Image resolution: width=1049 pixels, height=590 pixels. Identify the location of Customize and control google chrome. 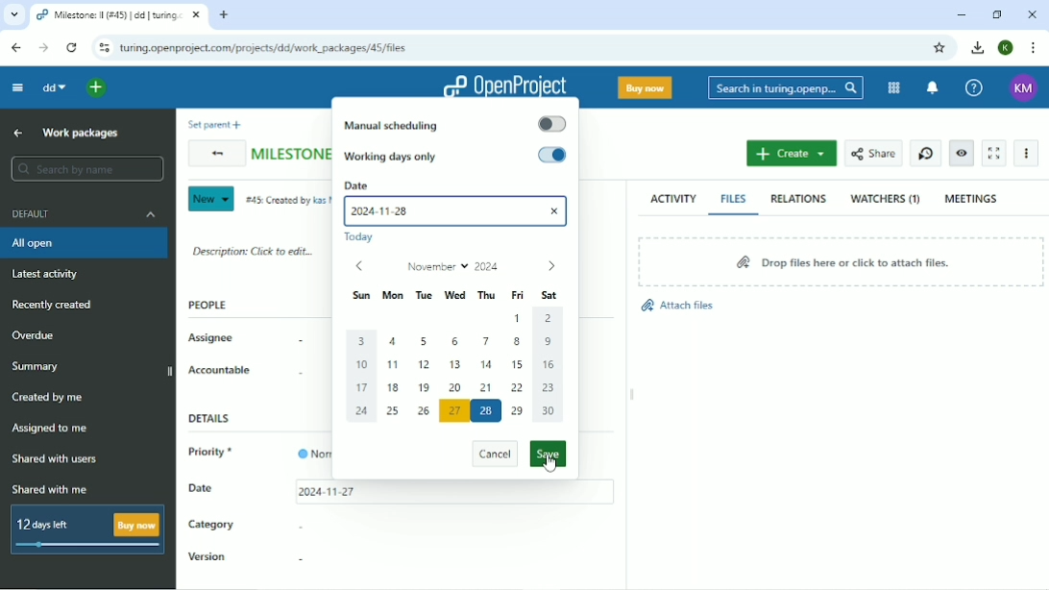
(1034, 47).